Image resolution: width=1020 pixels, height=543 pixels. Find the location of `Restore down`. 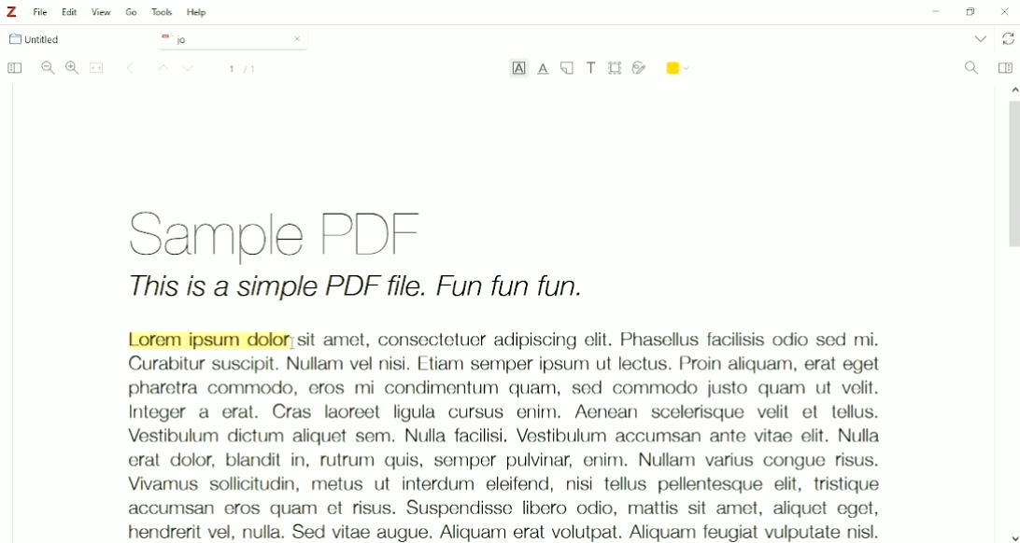

Restore down is located at coordinates (970, 12).